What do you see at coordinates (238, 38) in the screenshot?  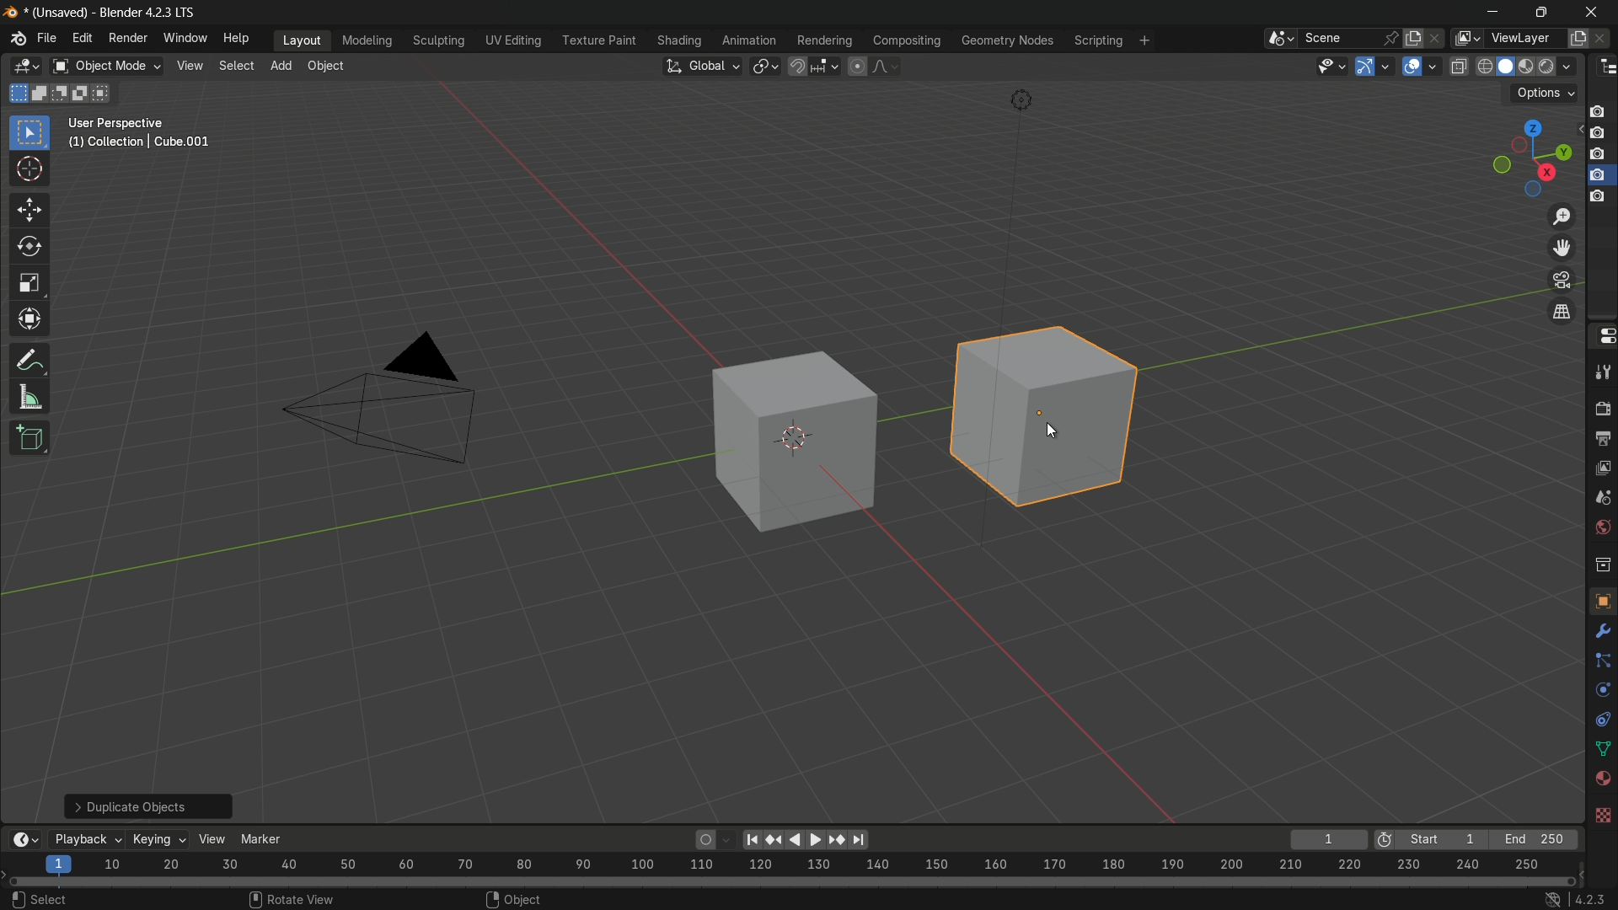 I see `help menu` at bounding box center [238, 38].